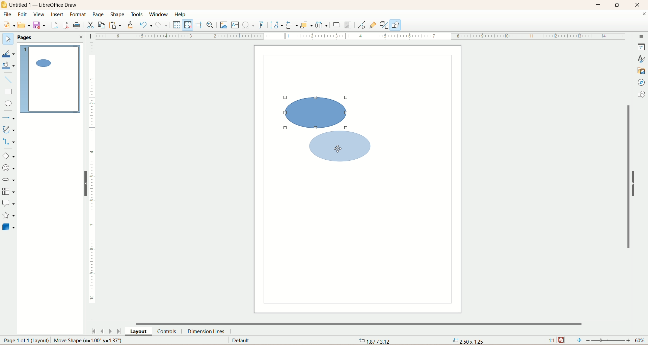 The image size is (648, 345). Describe the element at coordinates (177, 25) in the screenshot. I see `display grid` at that location.